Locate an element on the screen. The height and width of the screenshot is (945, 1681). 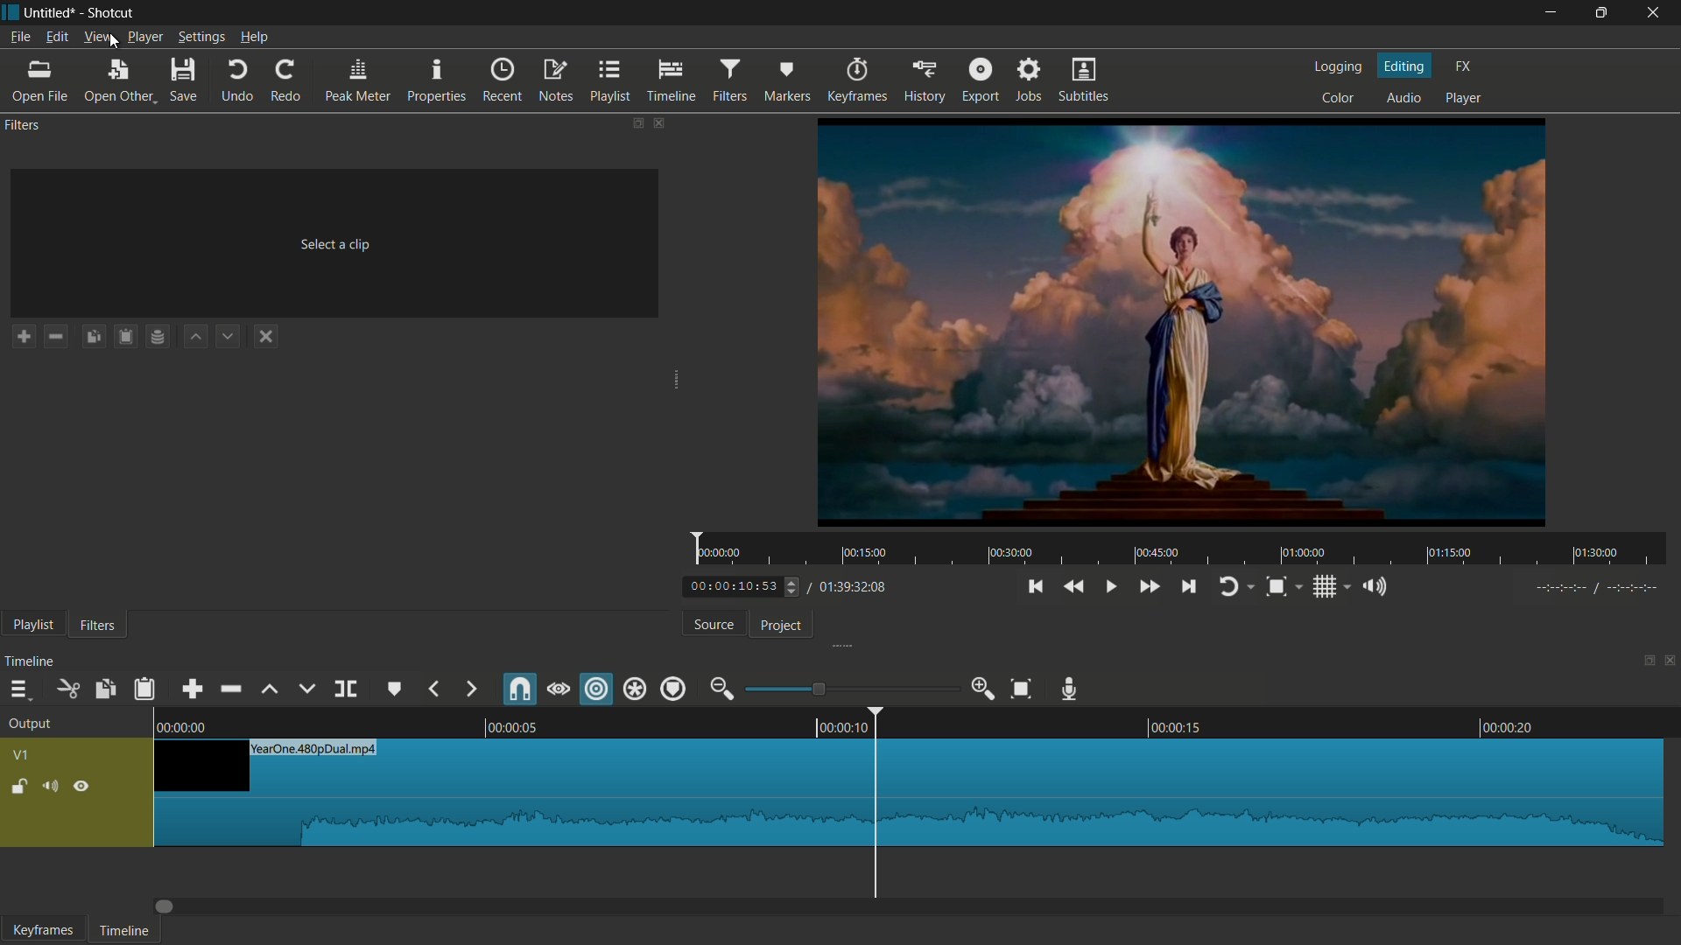
settings menu is located at coordinates (200, 38).